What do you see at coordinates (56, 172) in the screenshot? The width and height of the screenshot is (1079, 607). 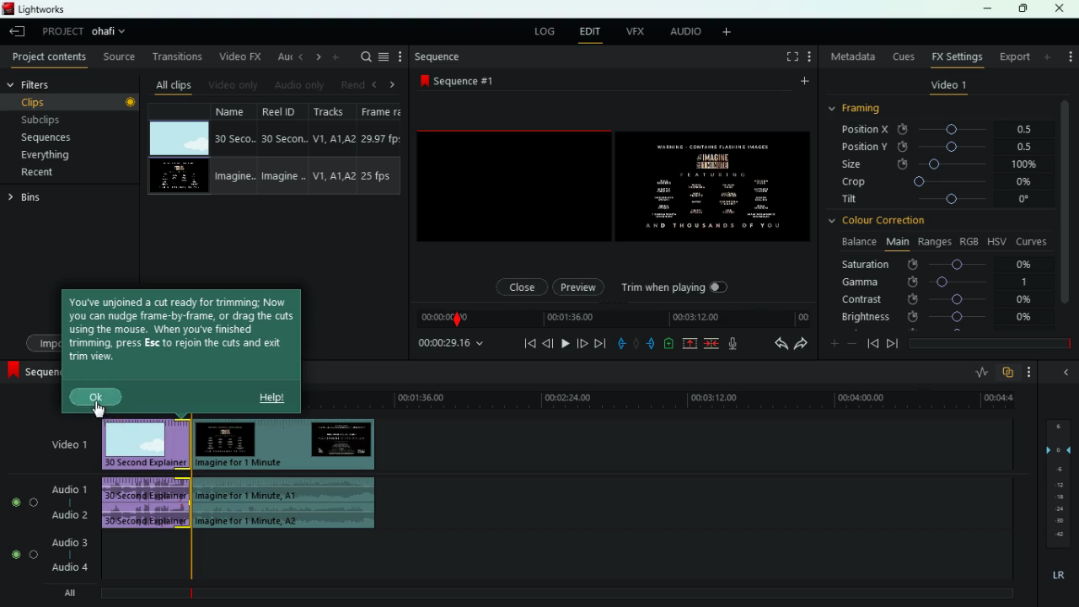 I see `recent` at bounding box center [56, 172].